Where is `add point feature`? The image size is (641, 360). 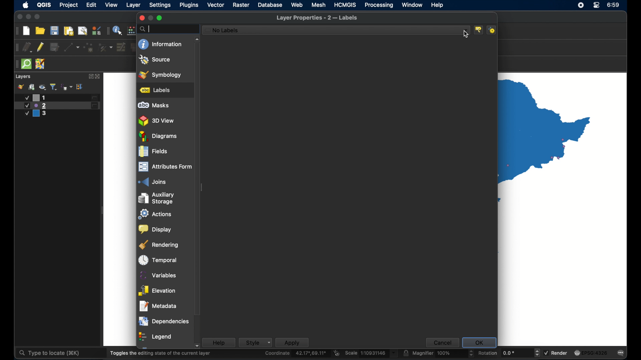 add point feature is located at coordinates (89, 47).